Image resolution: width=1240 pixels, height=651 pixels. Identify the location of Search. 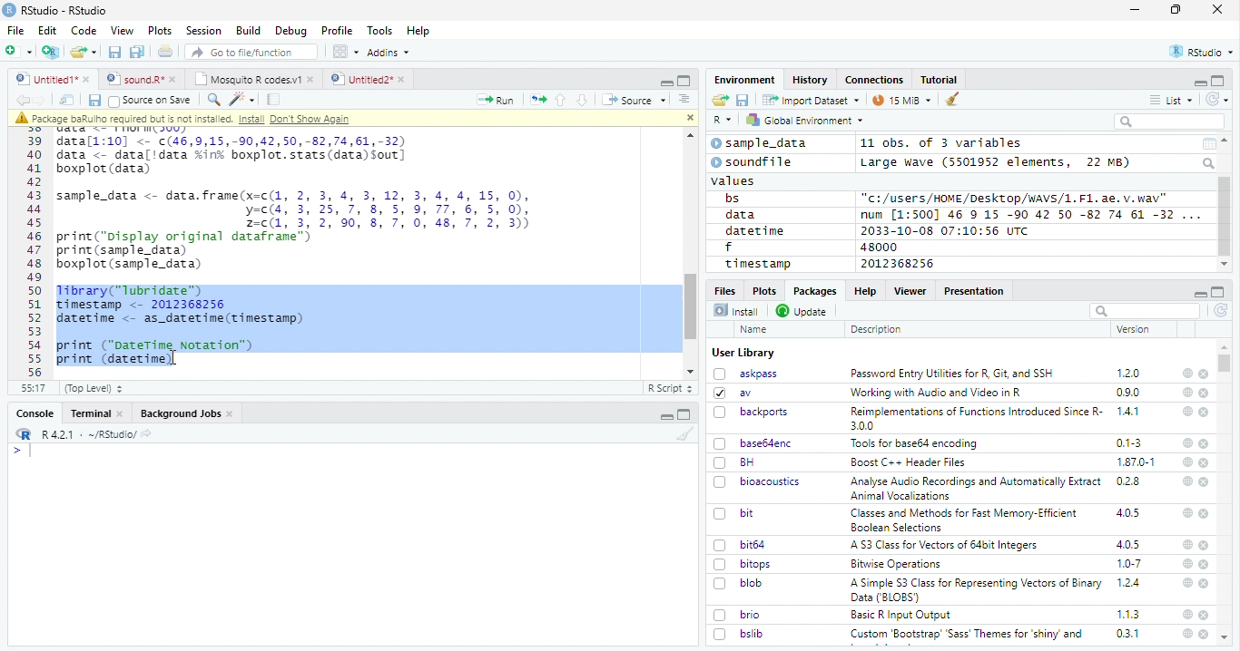
(1210, 163).